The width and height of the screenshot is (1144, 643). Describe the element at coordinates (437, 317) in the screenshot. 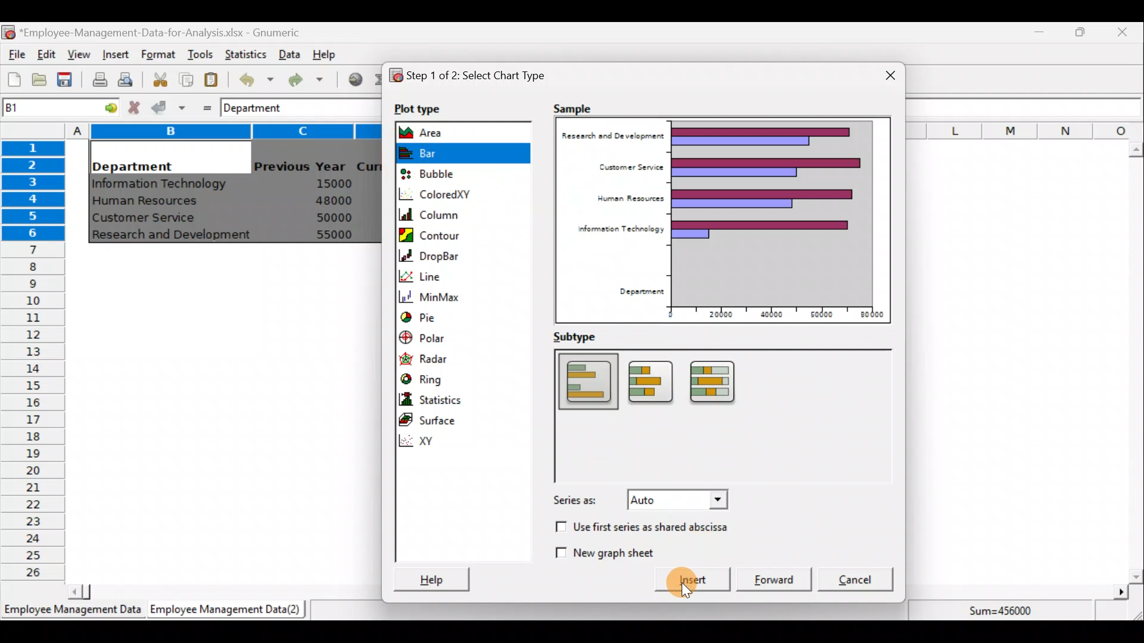

I see `Pie` at that location.